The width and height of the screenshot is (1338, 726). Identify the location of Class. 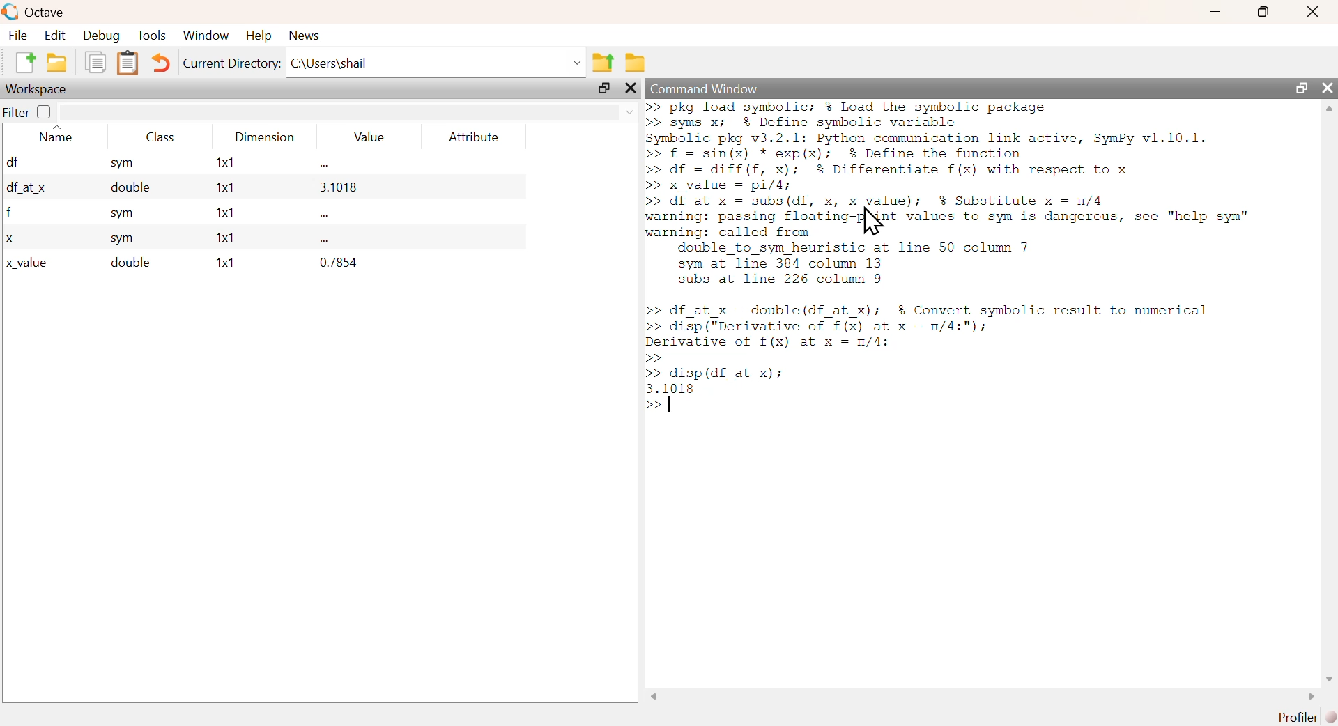
(157, 136).